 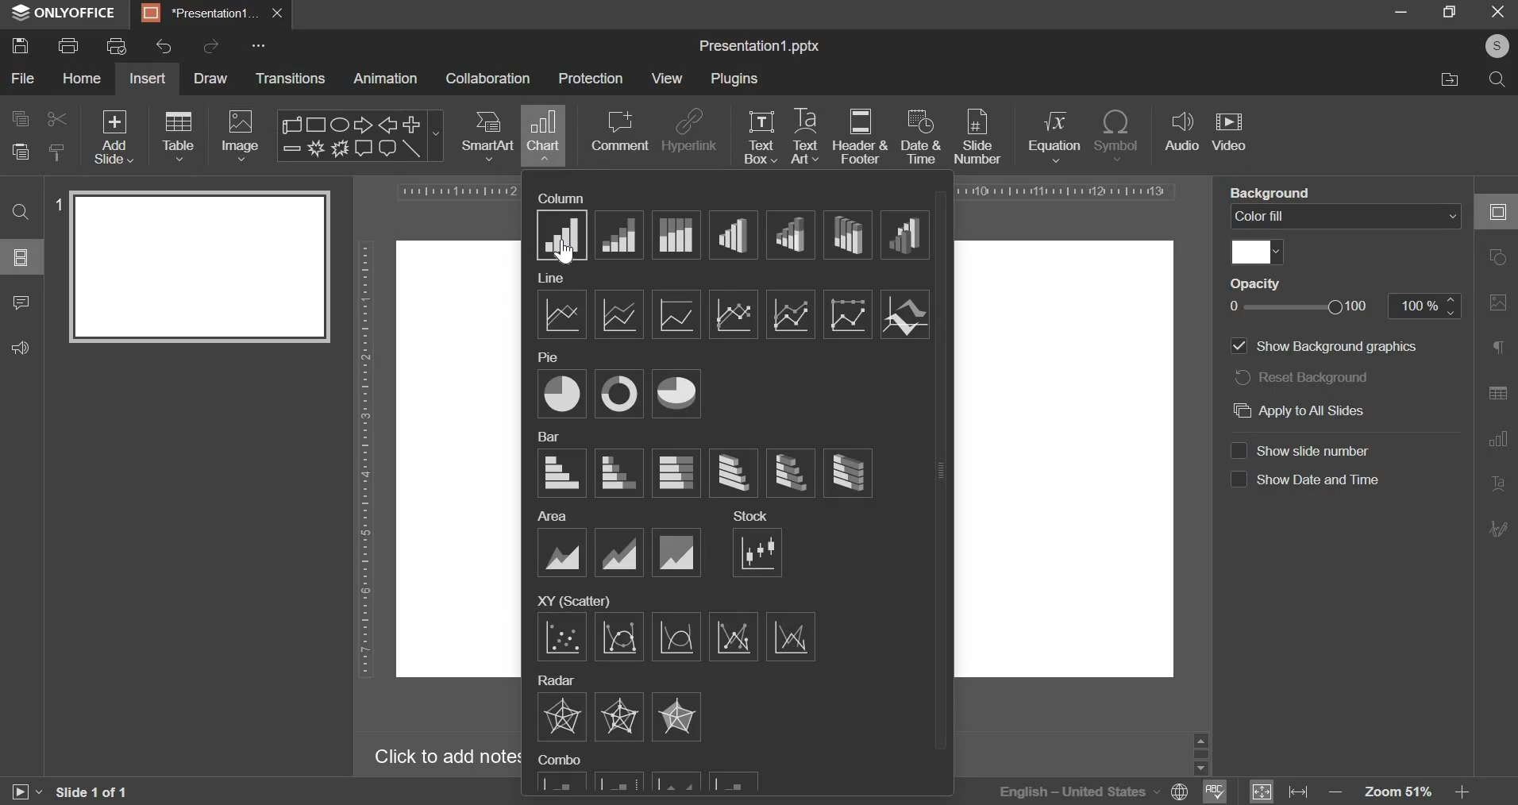 What do you see at coordinates (1501, 258) in the screenshot?
I see `shape settings` at bounding box center [1501, 258].